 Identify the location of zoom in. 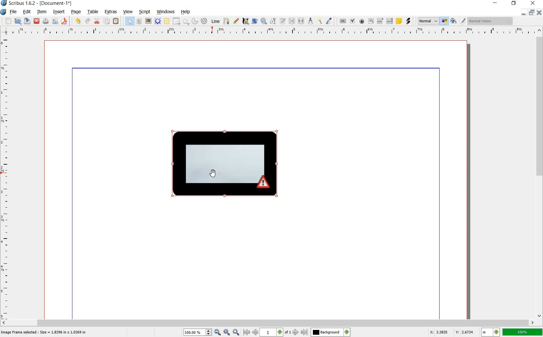
(202, 332).